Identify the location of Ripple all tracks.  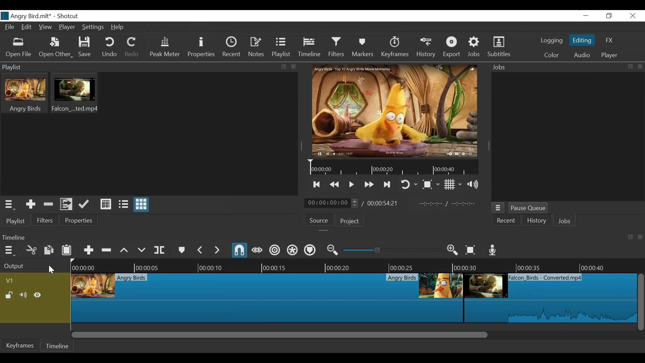
(291, 250).